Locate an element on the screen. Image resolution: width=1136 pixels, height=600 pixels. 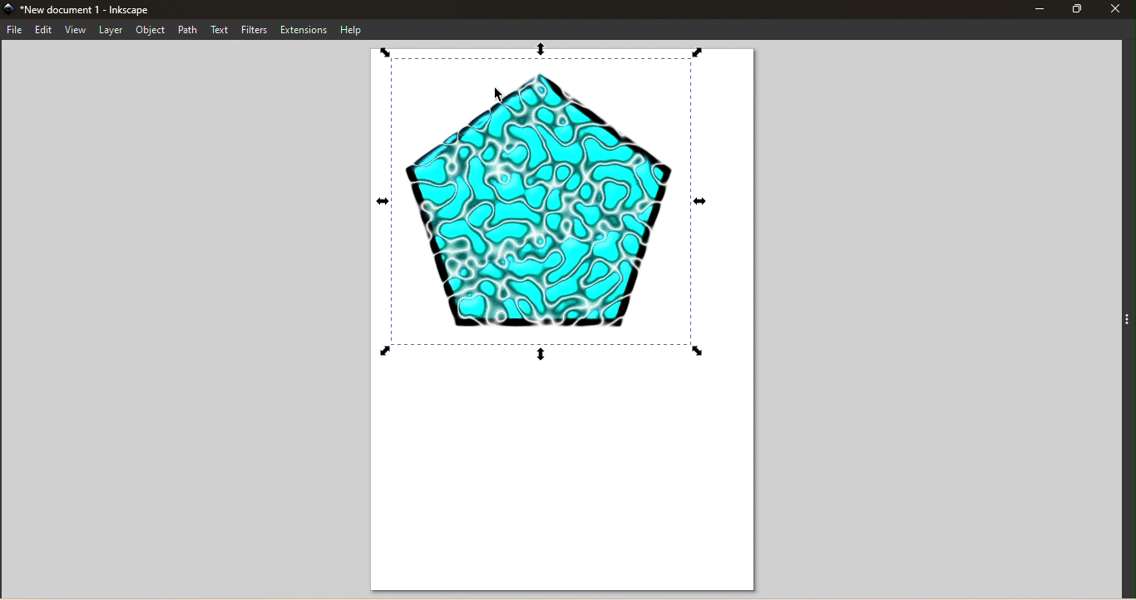
Extensions is located at coordinates (304, 29).